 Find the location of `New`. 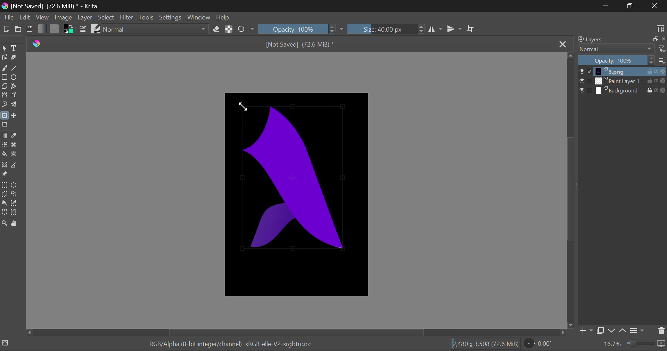

New is located at coordinates (6, 29).